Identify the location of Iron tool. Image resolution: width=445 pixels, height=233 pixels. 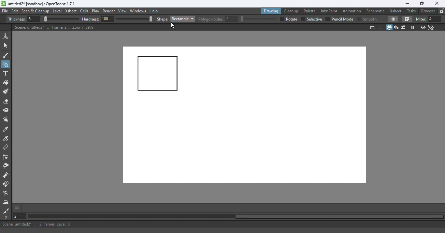
(7, 202).